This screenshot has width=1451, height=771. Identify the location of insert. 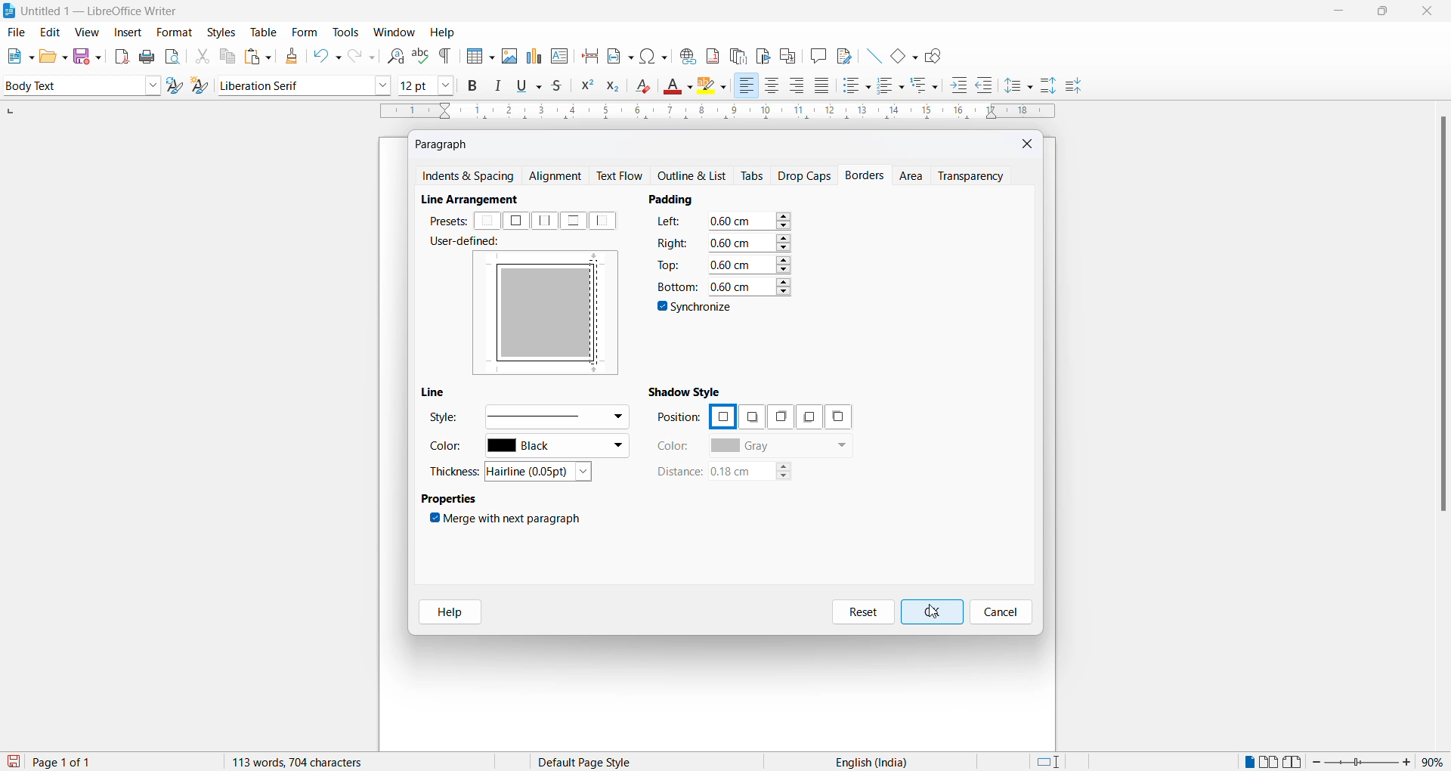
(126, 33).